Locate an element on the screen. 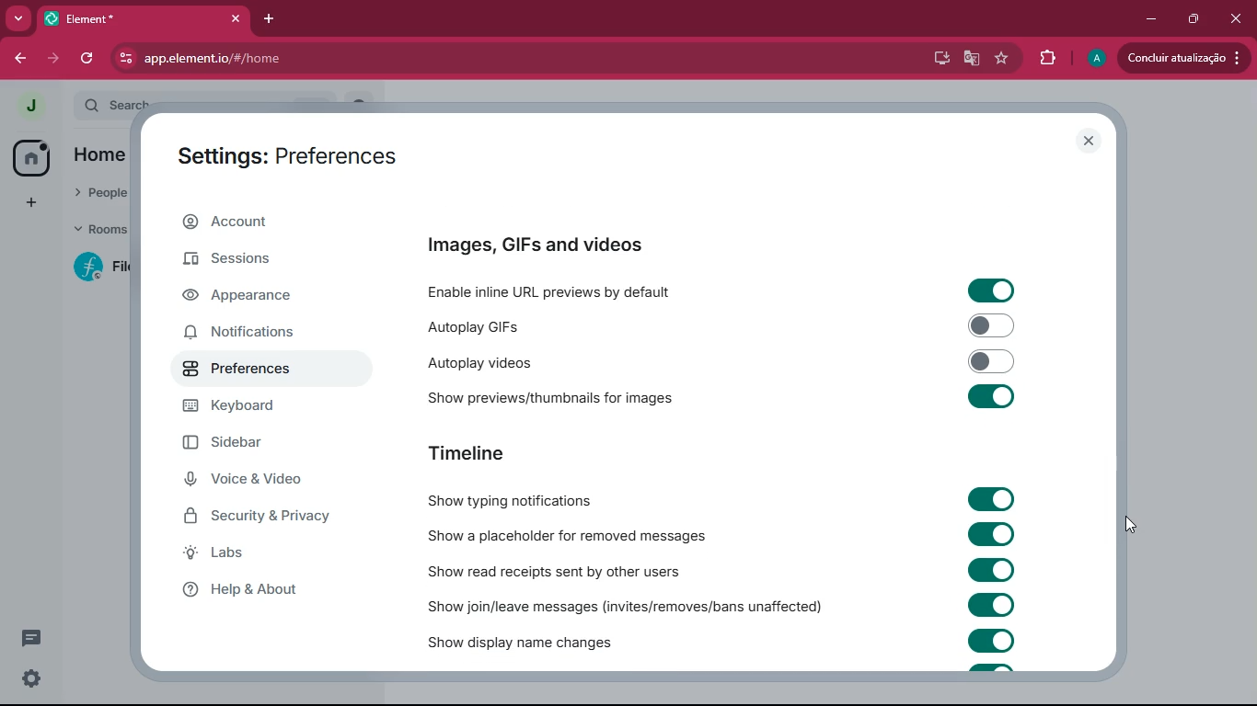  appearance is located at coordinates (251, 300).